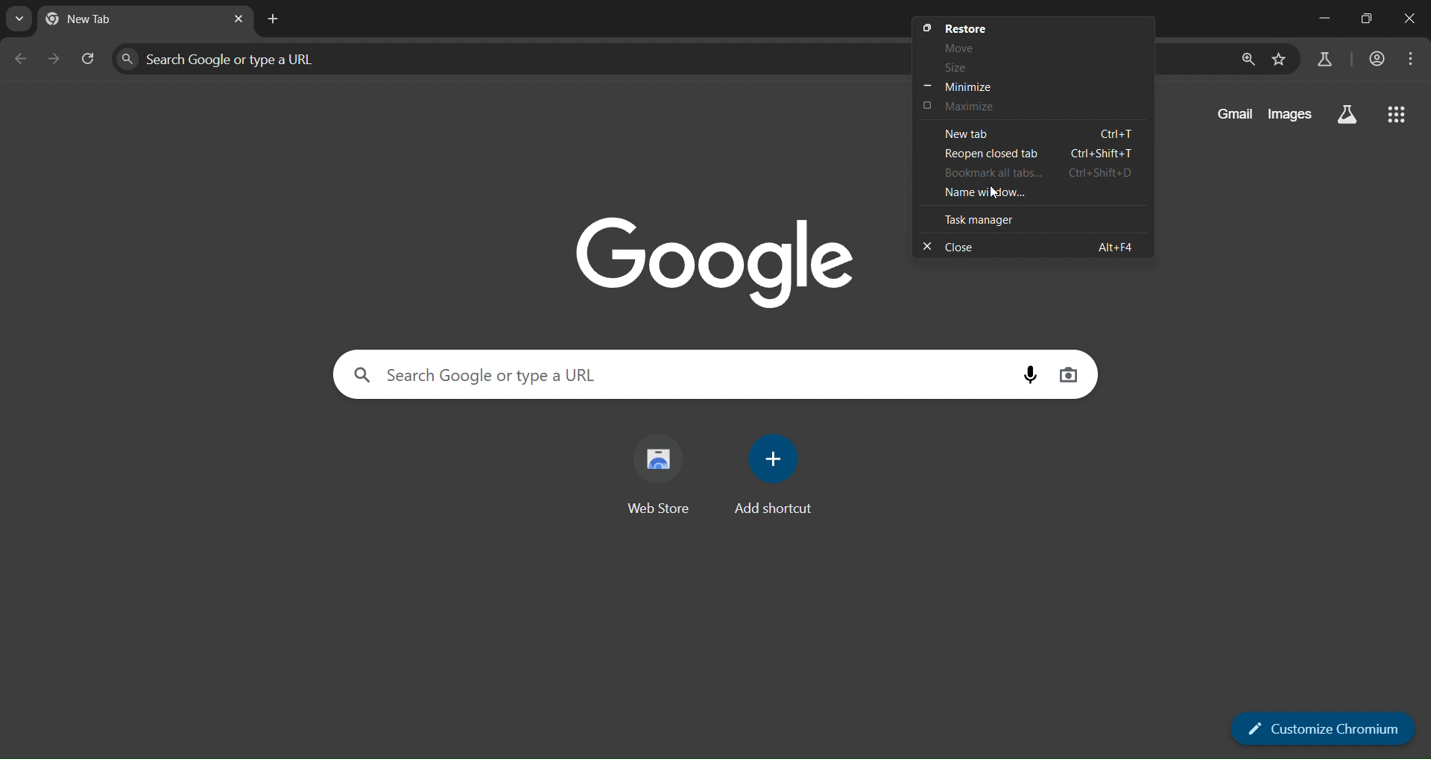 This screenshot has height=759, width=1431. What do you see at coordinates (473, 374) in the screenshot?
I see `Search Google or type a URL` at bounding box center [473, 374].